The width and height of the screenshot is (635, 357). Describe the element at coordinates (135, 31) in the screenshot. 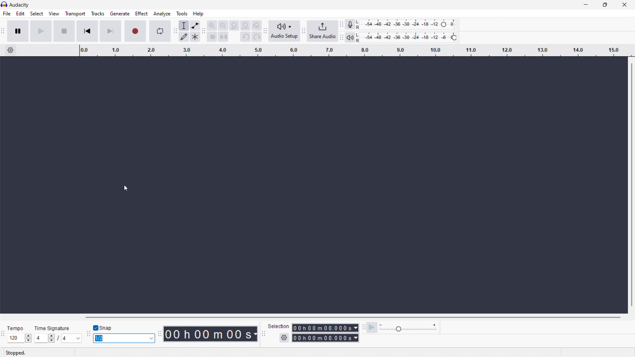

I see `record` at that location.